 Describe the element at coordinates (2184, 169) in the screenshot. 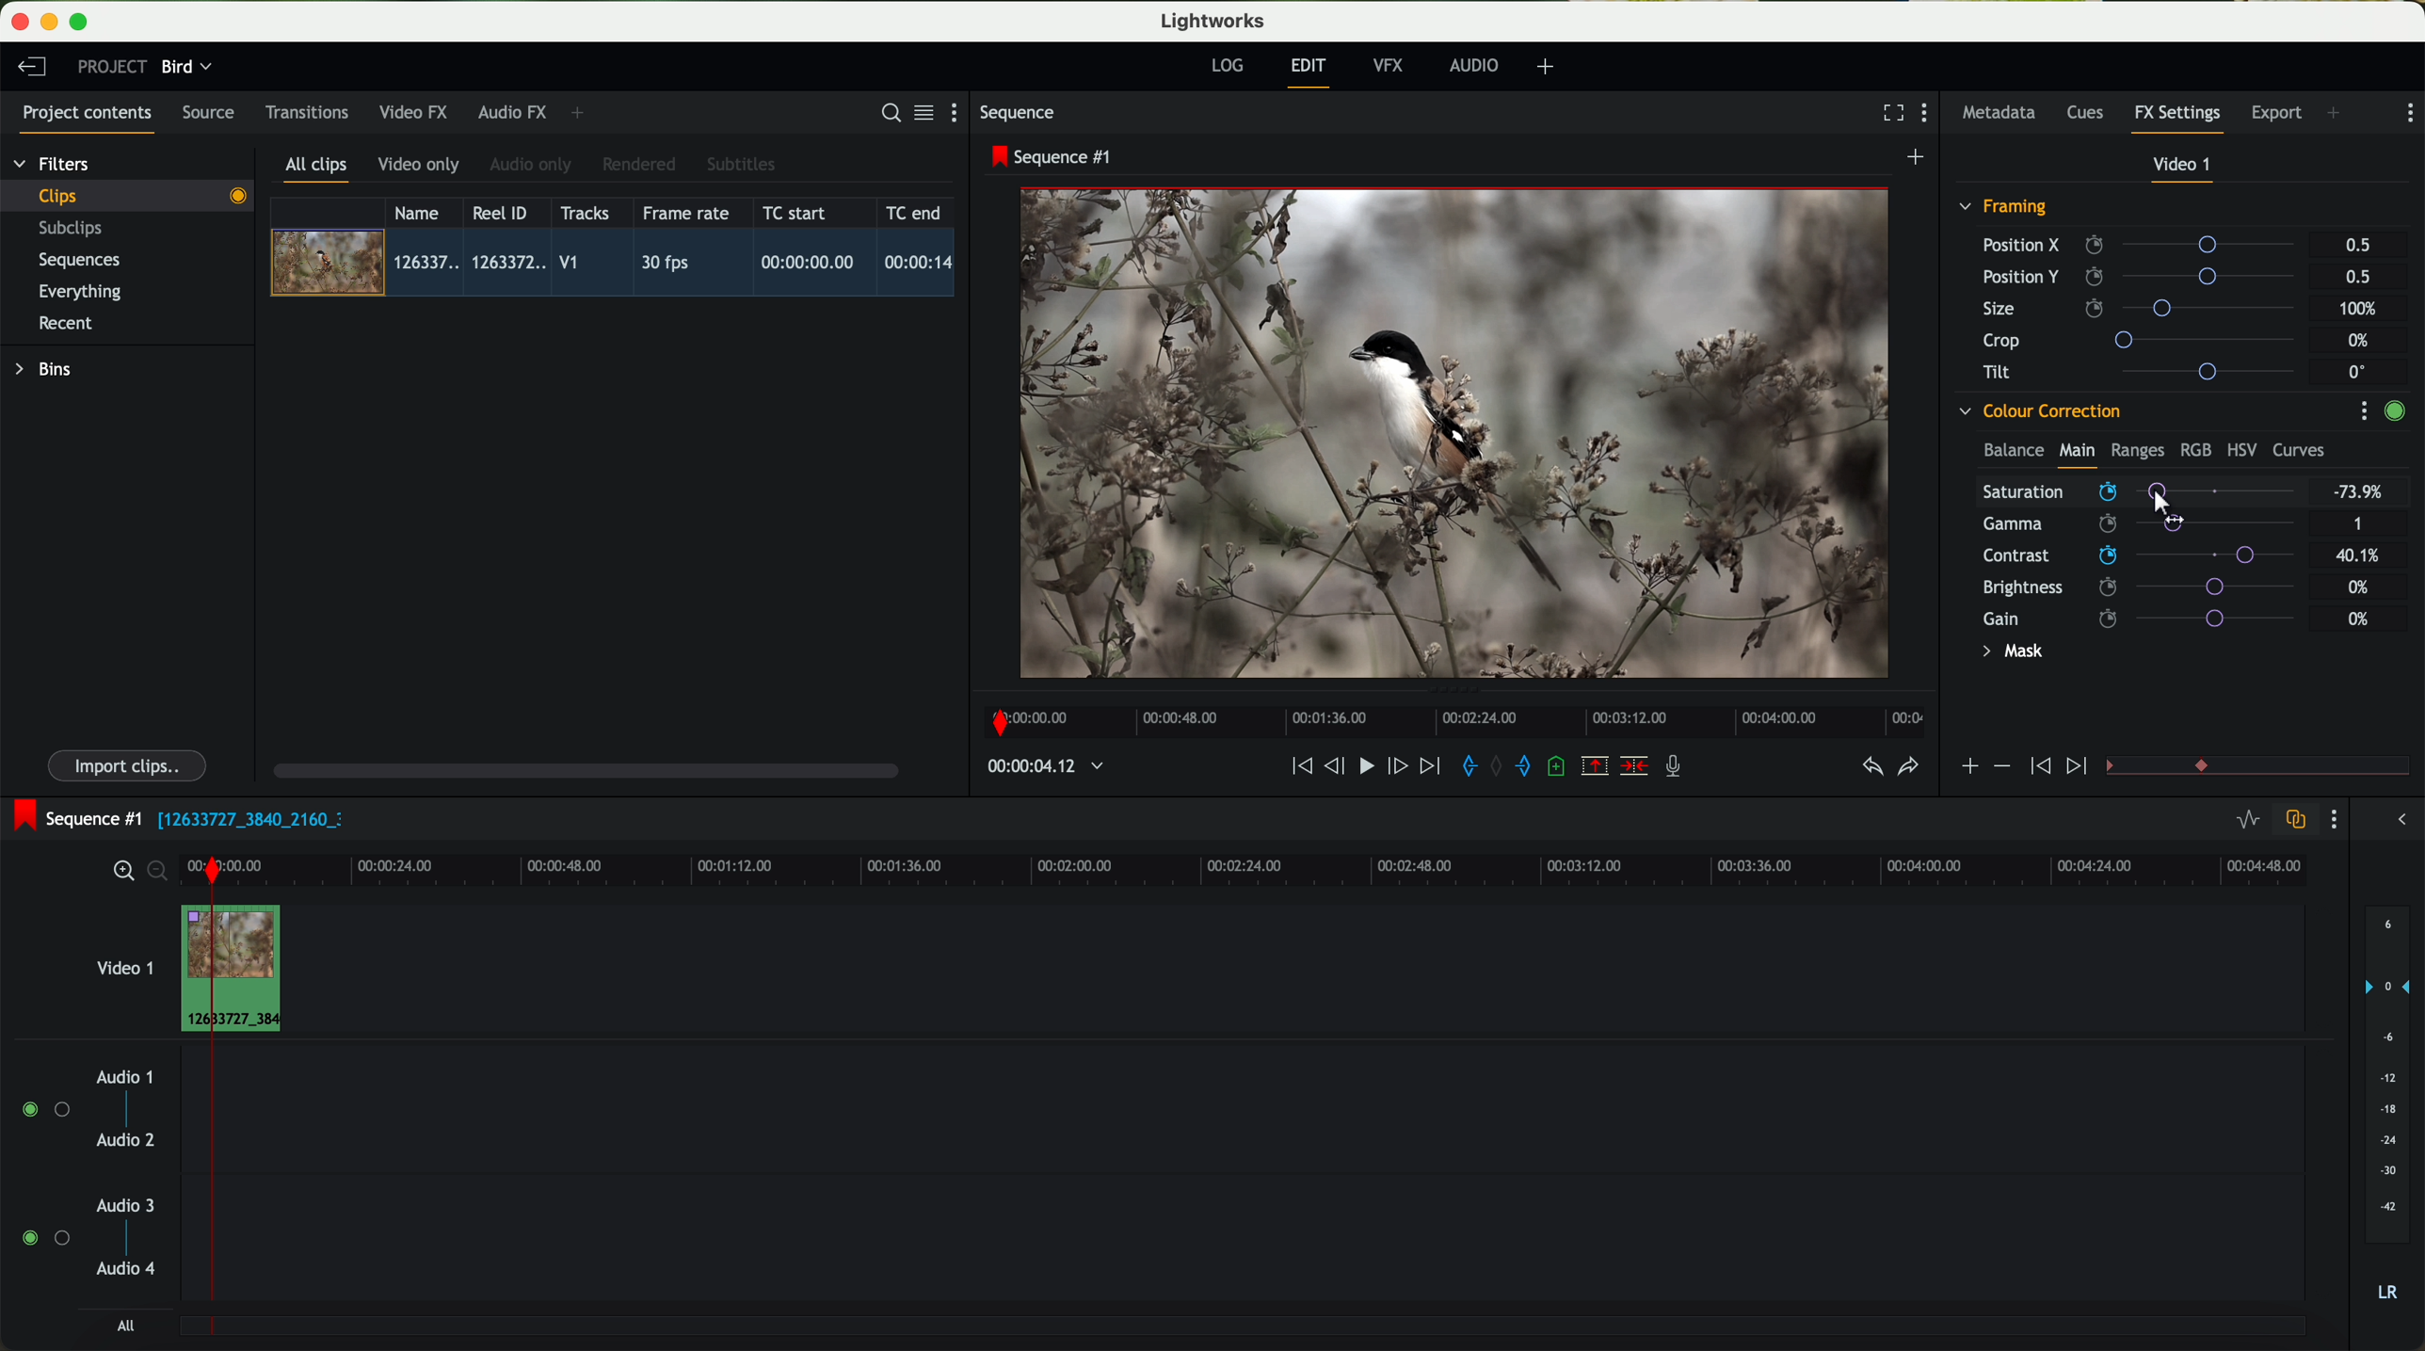

I see `video 1` at that location.